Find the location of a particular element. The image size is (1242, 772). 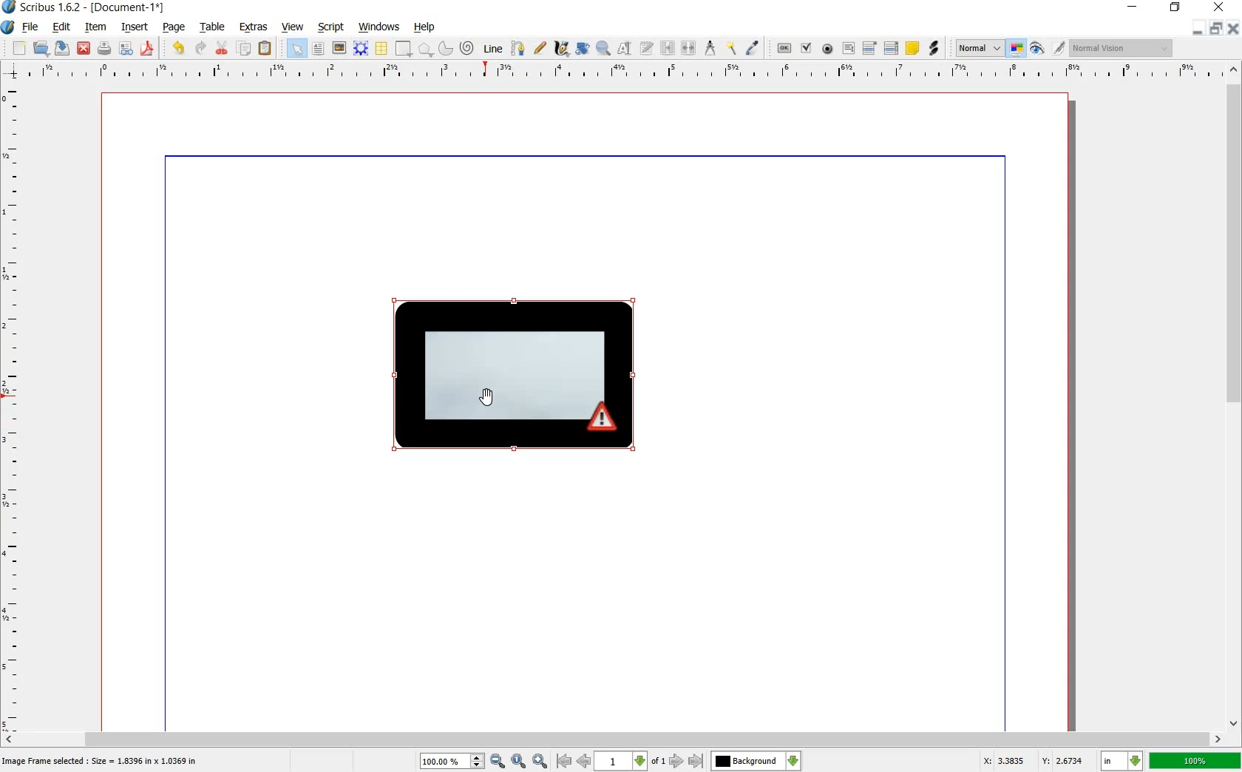

ruler is located at coordinates (622, 72).